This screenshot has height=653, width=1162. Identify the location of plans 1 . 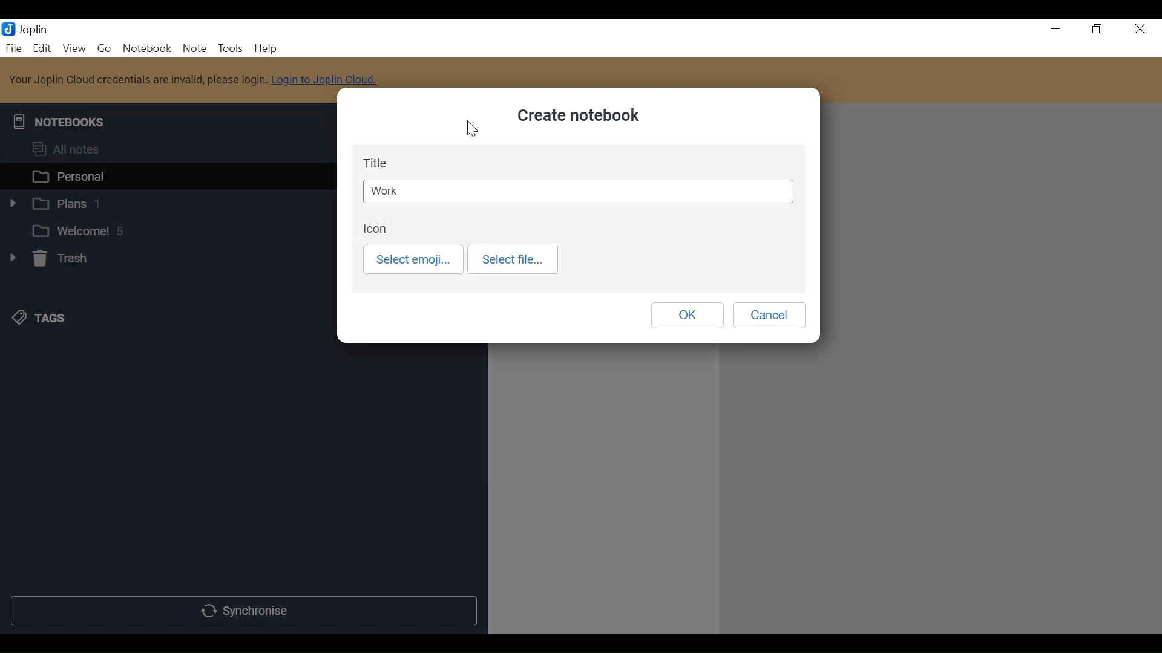
(167, 202).